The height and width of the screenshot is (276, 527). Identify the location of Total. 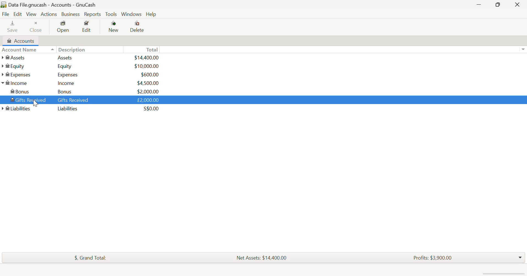
(151, 49).